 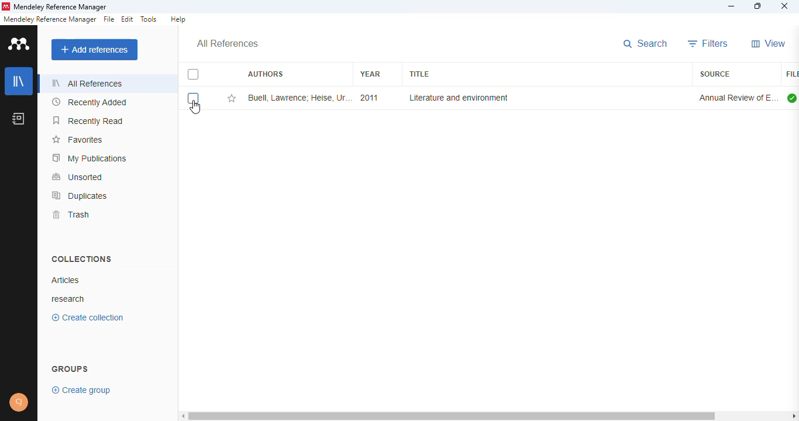 I want to click on favorites, so click(x=79, y=140).